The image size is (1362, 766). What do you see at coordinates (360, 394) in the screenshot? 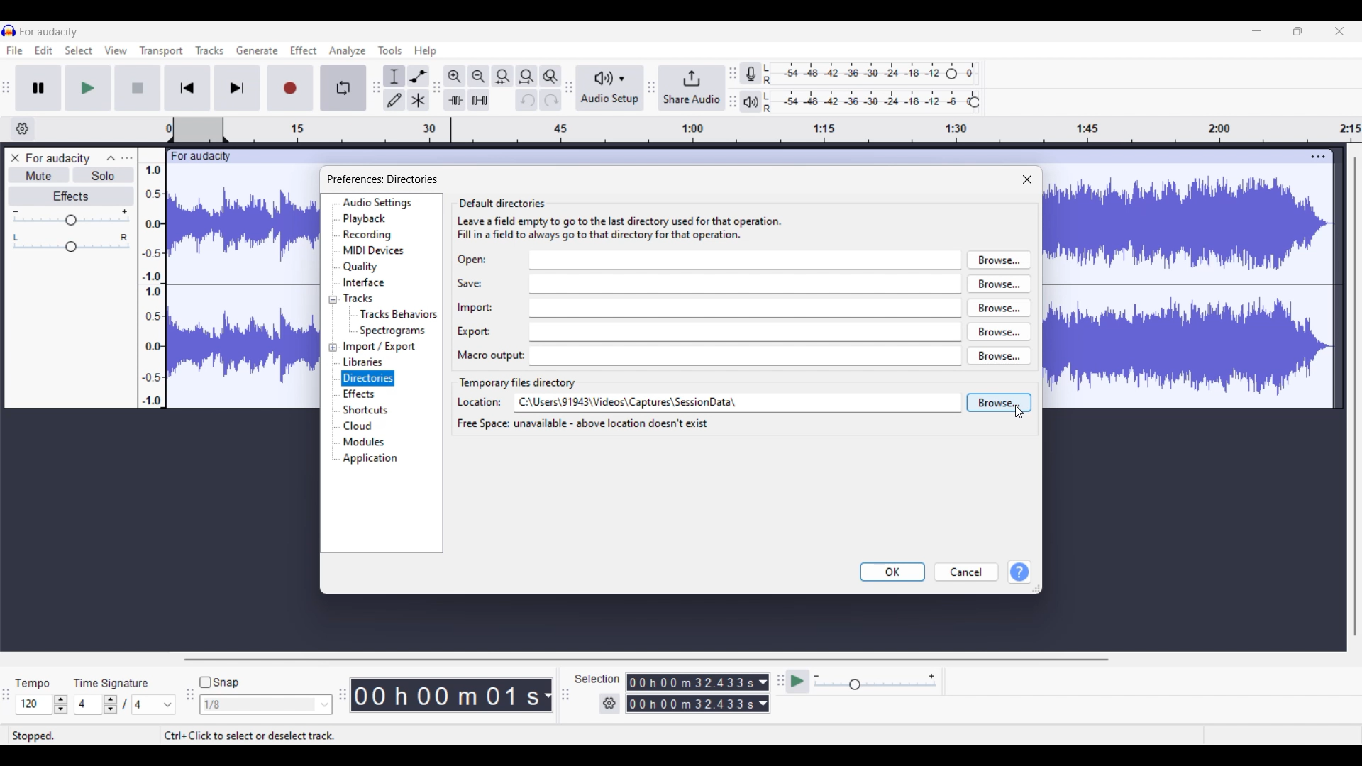
I see `Effects` at bounding box center [360, 394].